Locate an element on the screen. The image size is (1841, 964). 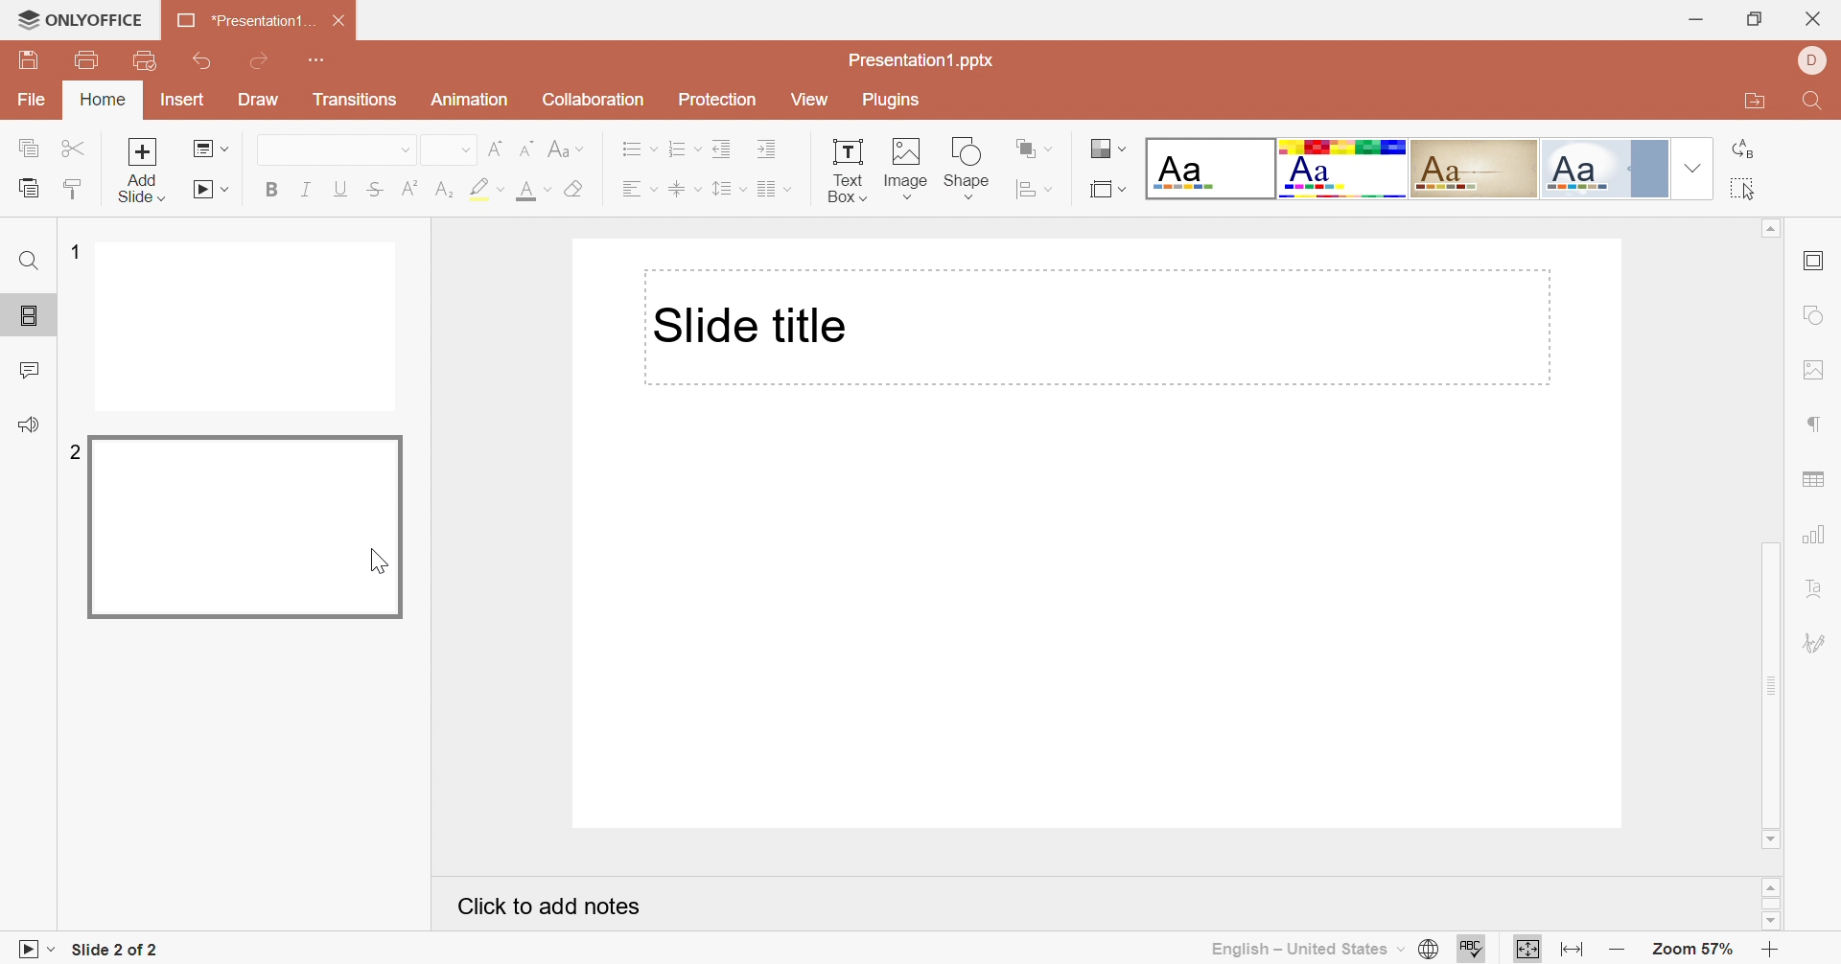
Change case is located at coordinates (561, 146).